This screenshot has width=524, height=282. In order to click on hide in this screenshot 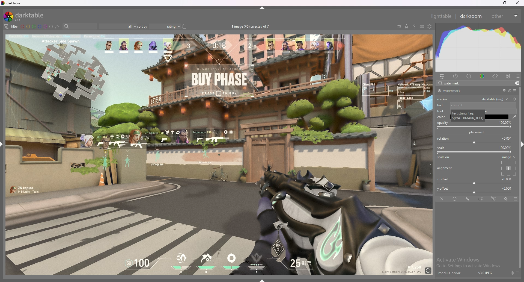, I will do `click(263, 8)`.